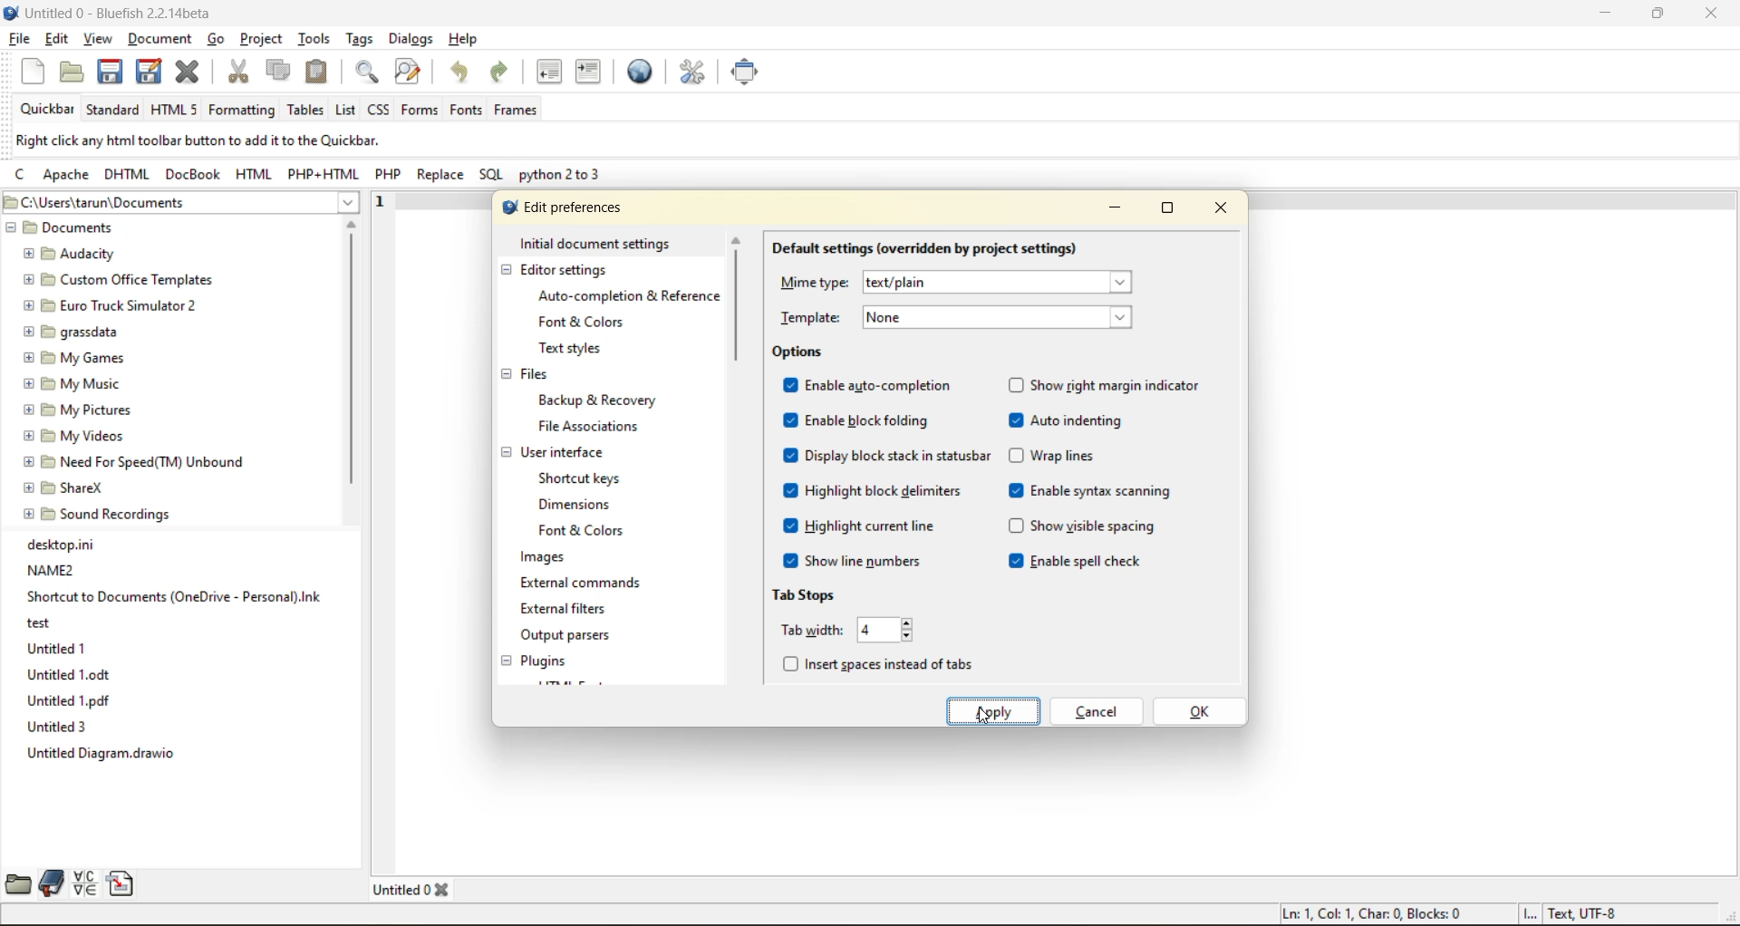 The width and height of the screenshot is (1740, 926). I want to click on auto completion and reference, so click(623, 296).